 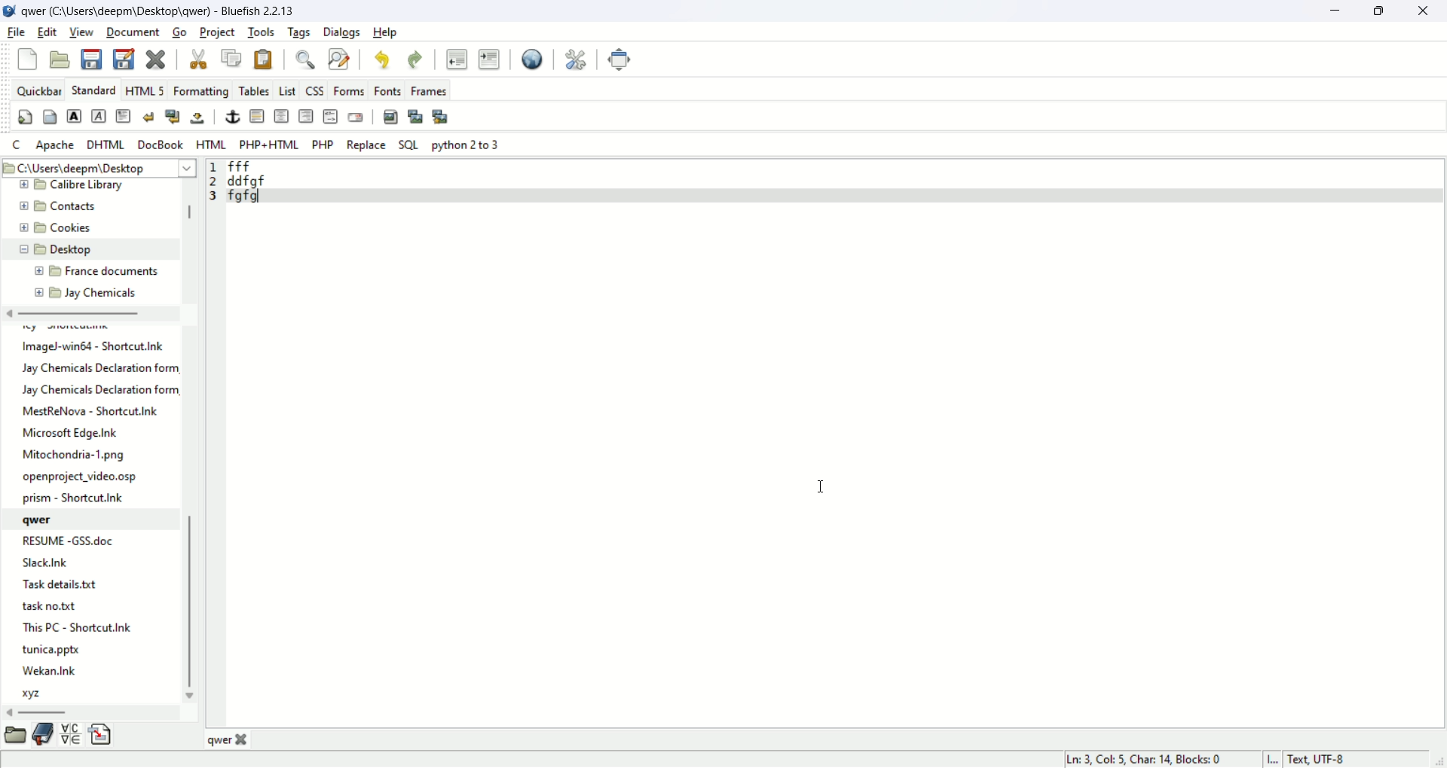 What do you see at coordinates (257, 117) in the screenshot?
I see `horizontal rule` at bounding box center [257, 117].